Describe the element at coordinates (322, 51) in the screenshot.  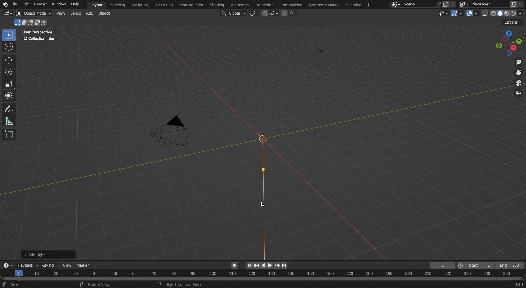
I see `Brightness` at that location.